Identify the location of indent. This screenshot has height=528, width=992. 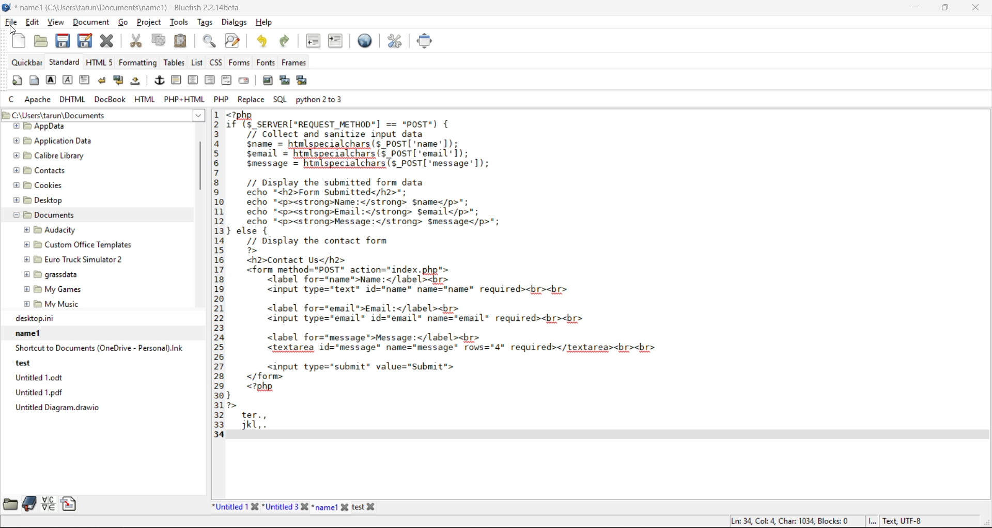
(336, 43).